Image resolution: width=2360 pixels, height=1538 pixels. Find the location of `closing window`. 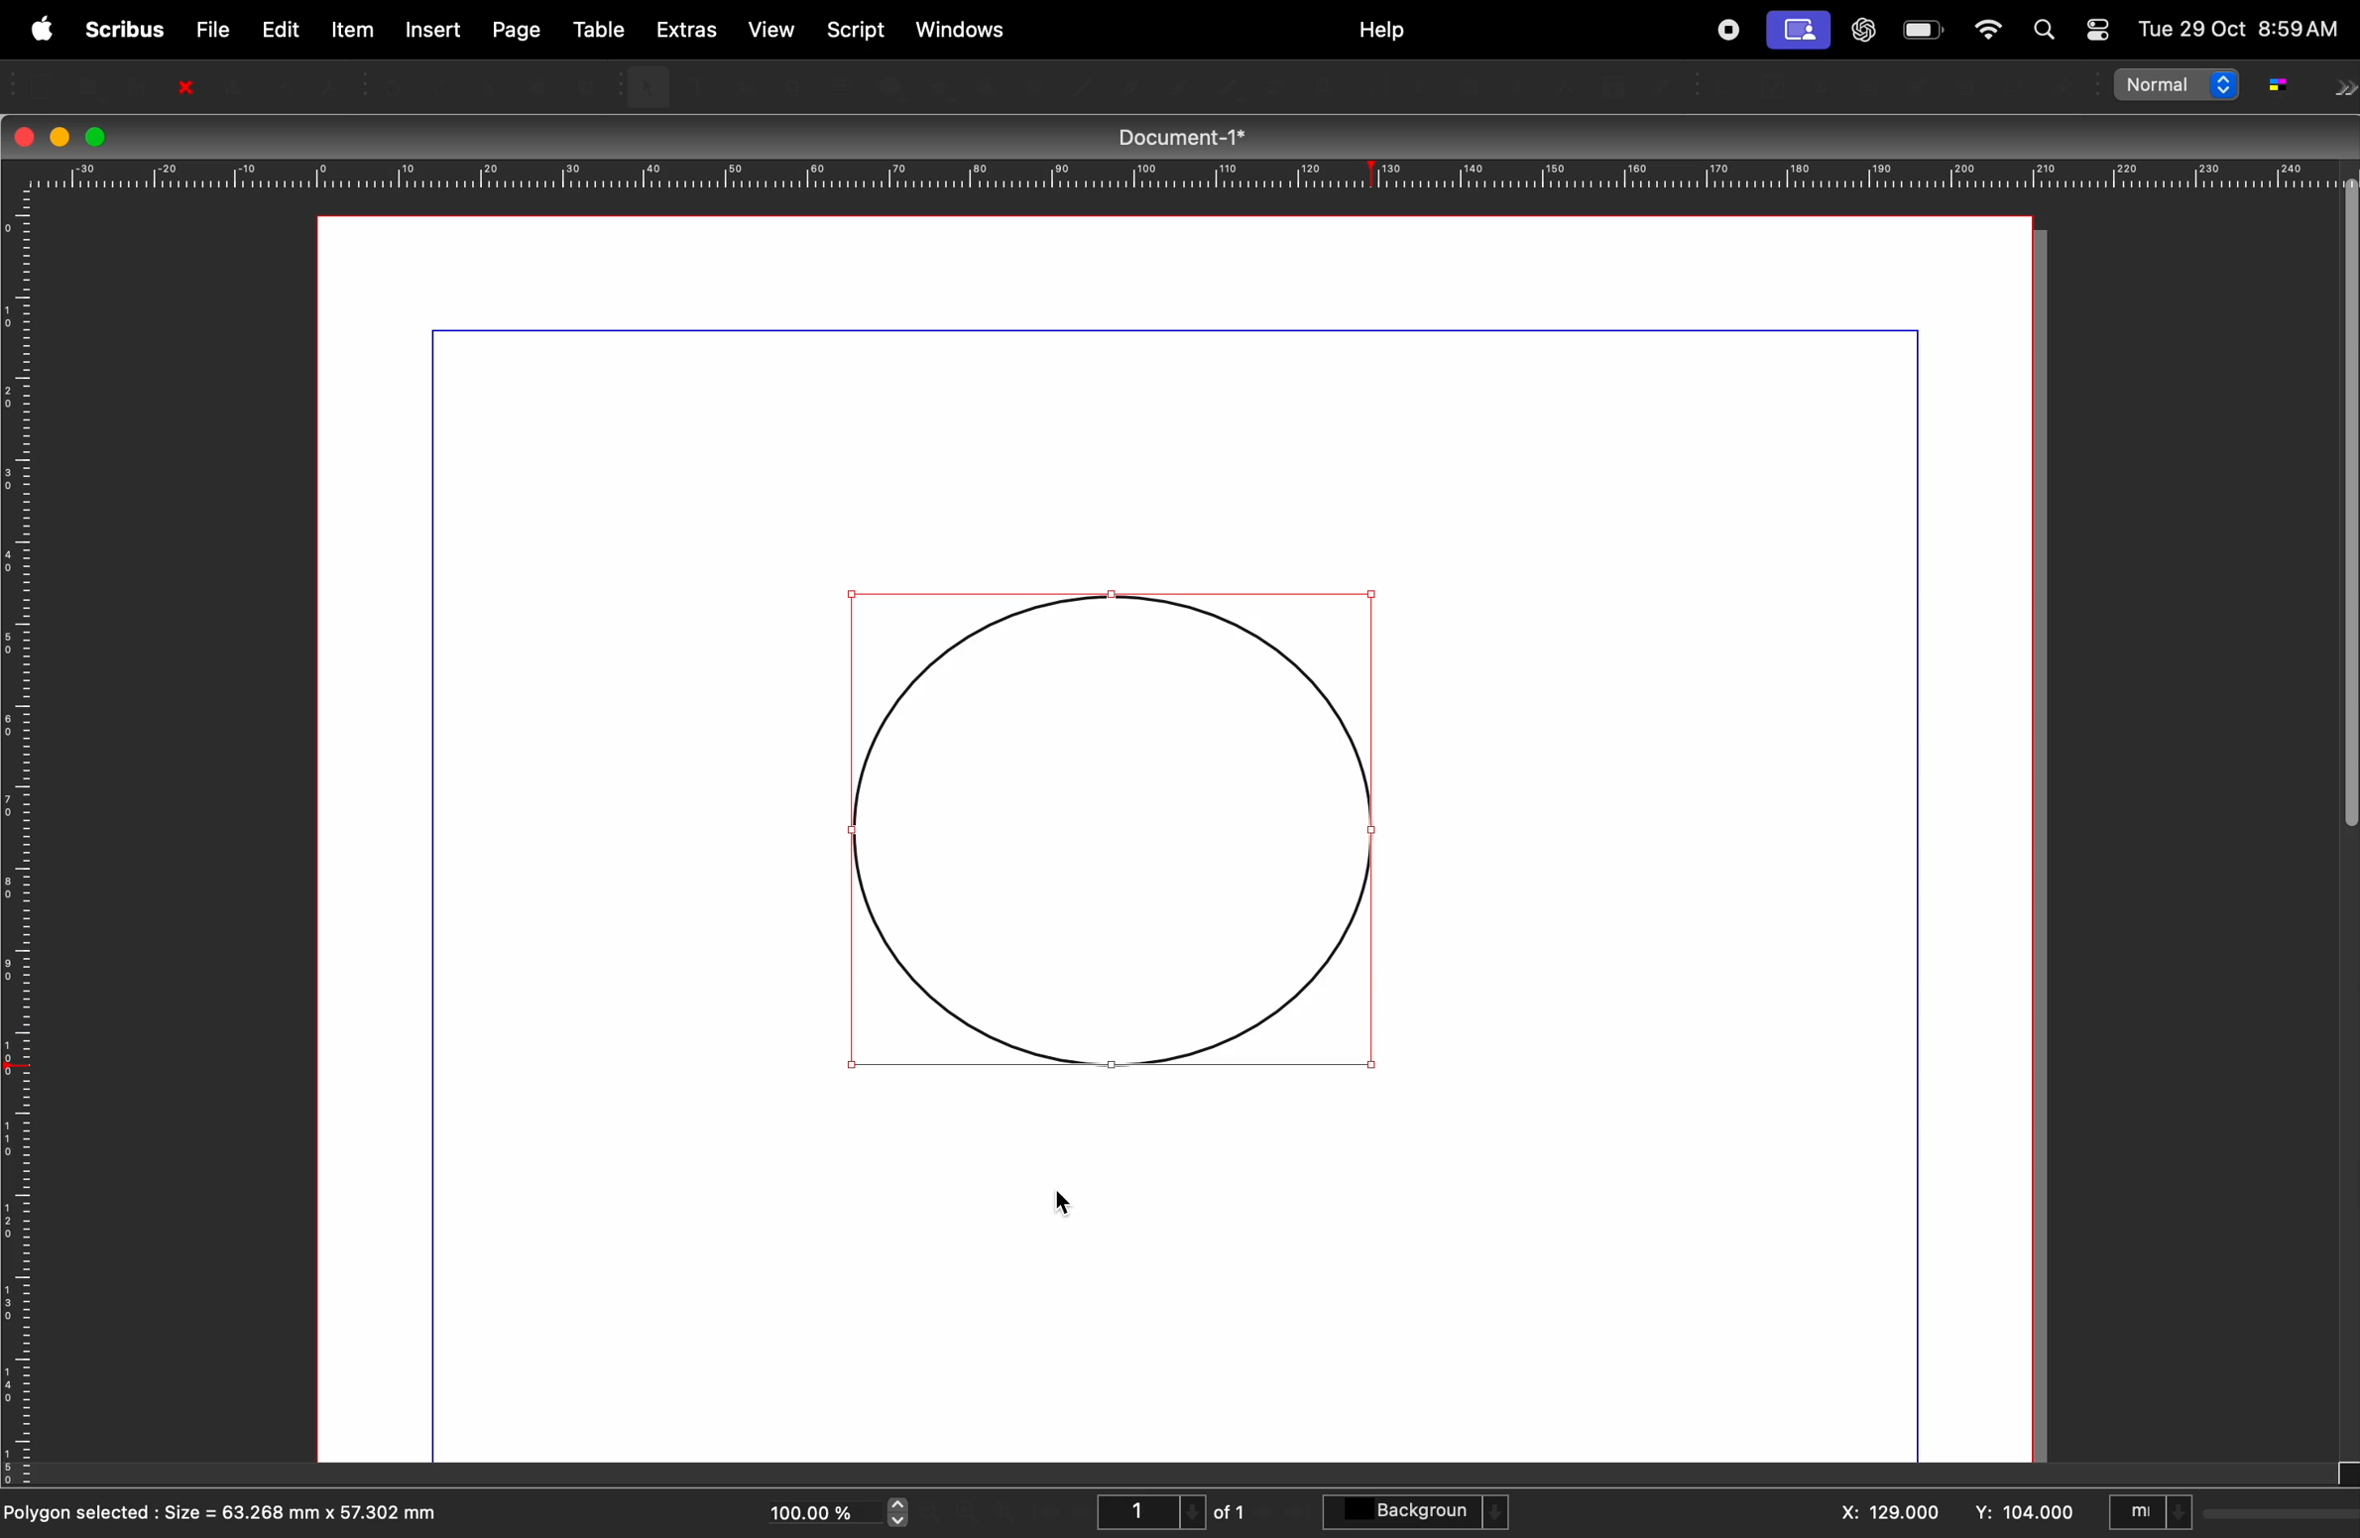

closing window is located at coordinates (26, 134).